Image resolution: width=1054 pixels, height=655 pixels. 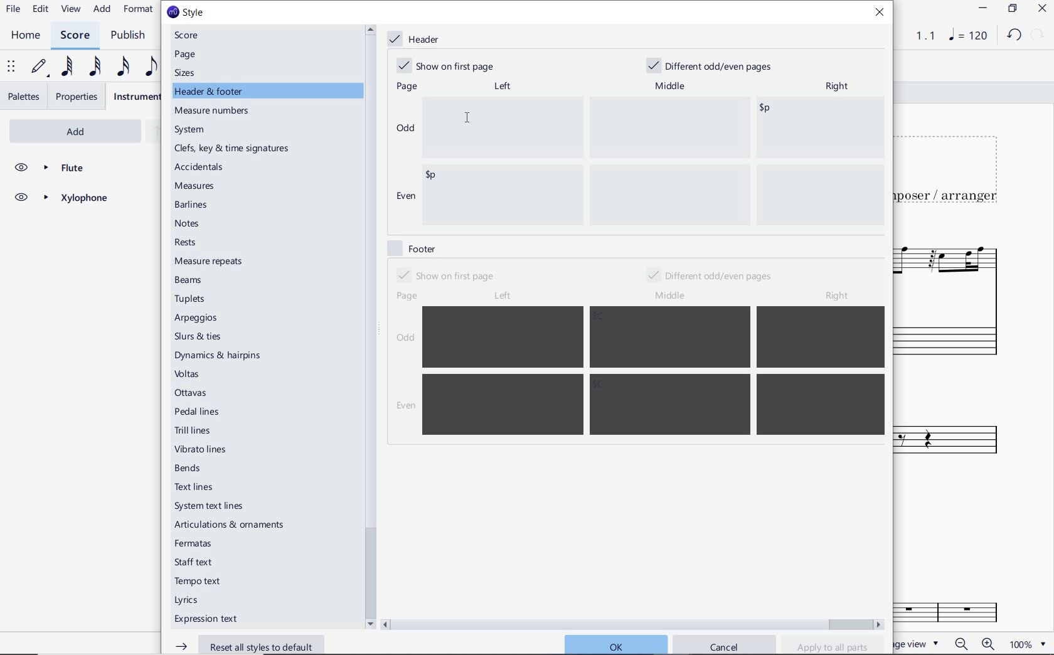 I want to click on beams, so click(x=191, y=280).